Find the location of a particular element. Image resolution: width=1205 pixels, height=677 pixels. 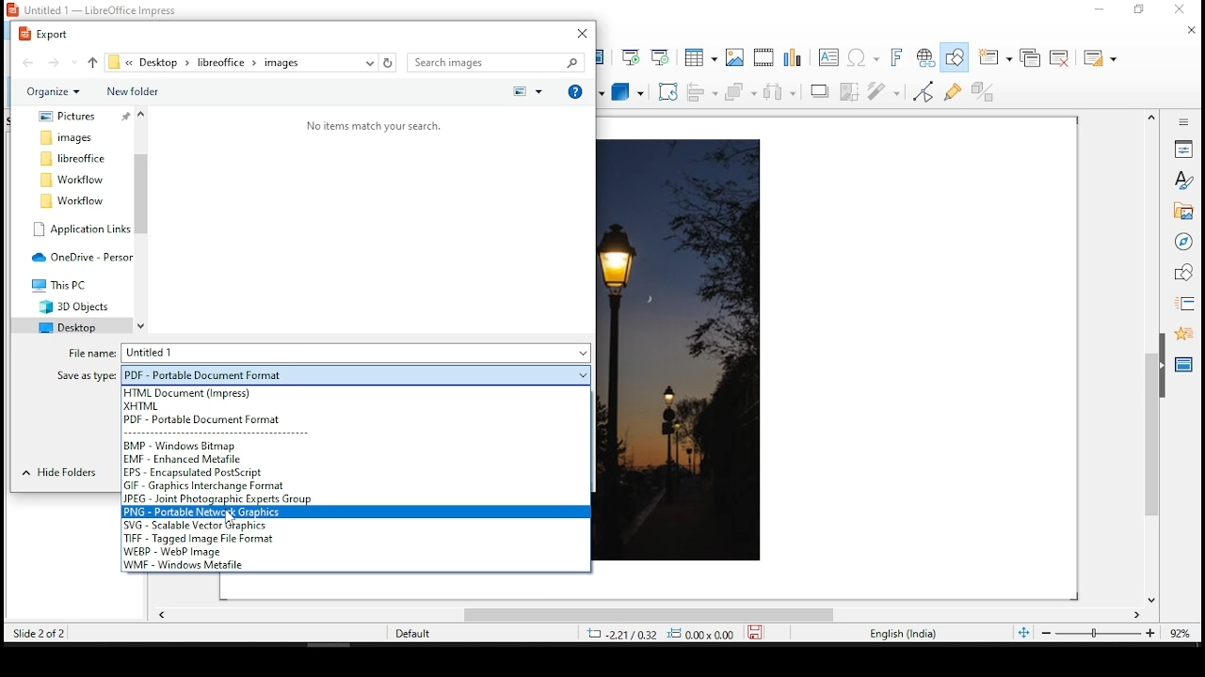

properties  is located at coordinates (1183, 148).